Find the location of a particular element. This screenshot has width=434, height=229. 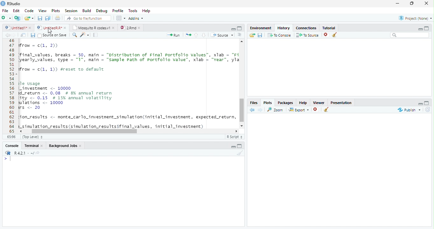

History is located at coordinates (283, 27).